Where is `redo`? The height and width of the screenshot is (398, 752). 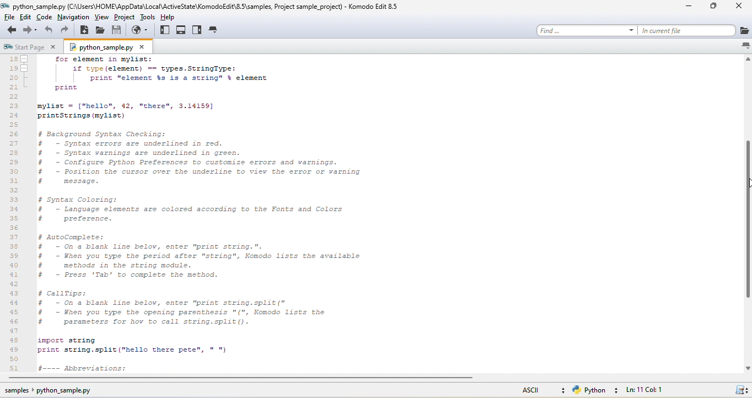
redo is located at coordinates (66, 30).